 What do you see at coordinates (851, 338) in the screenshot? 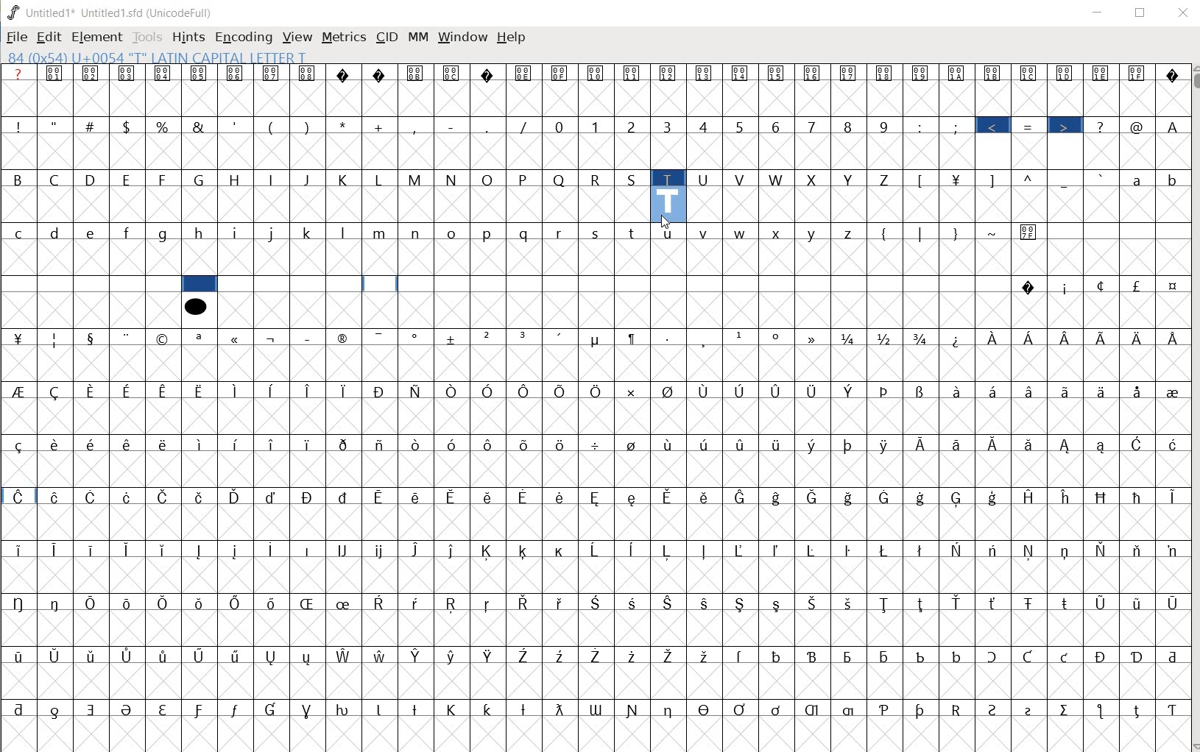
I see `Symbol` at bounding box center [851, 338].